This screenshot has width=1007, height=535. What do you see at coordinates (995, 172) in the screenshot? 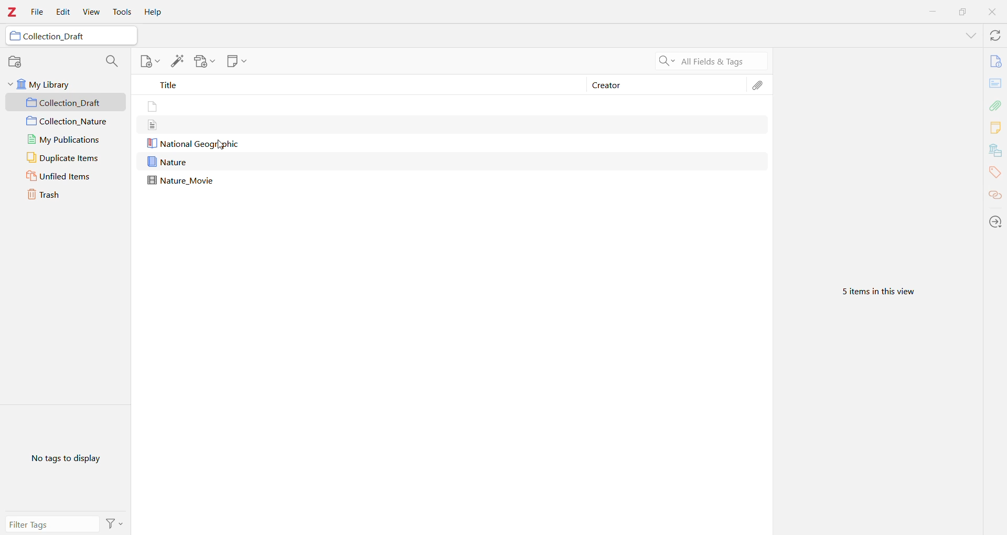
I see `Tags` at bounding box center [995, 172].